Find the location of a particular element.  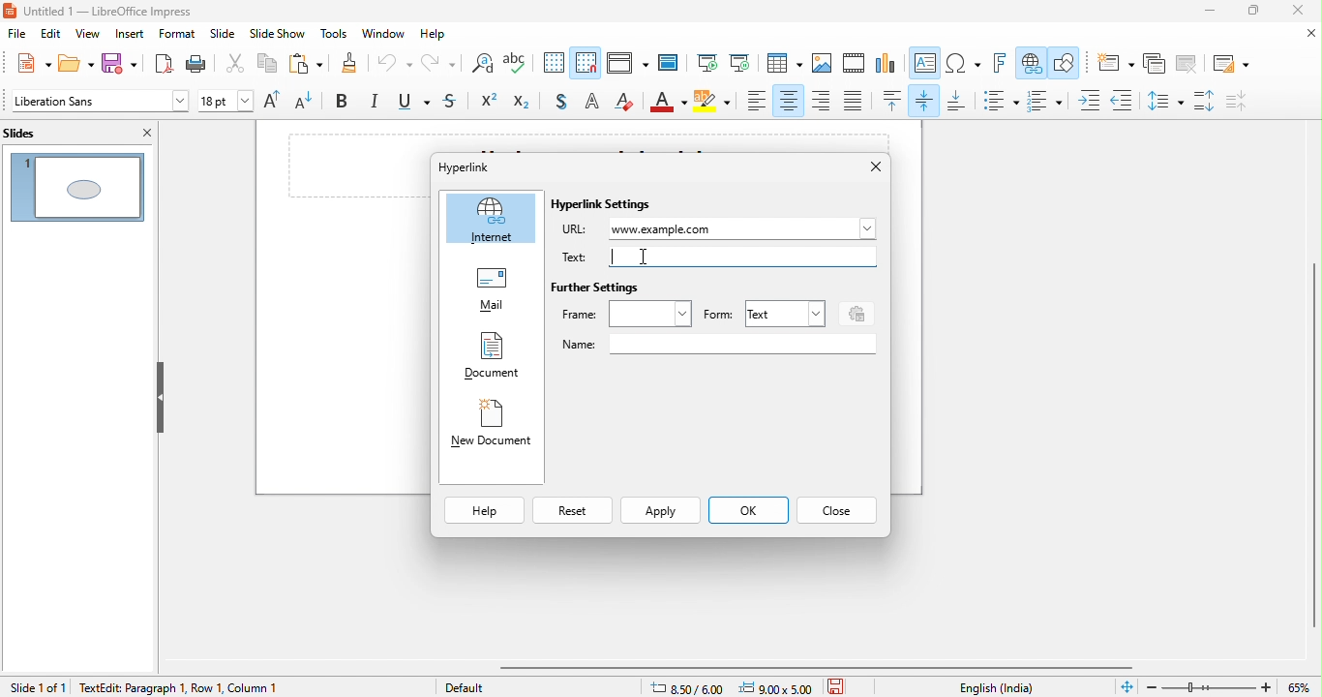

form is located at coordinates (718, 316).